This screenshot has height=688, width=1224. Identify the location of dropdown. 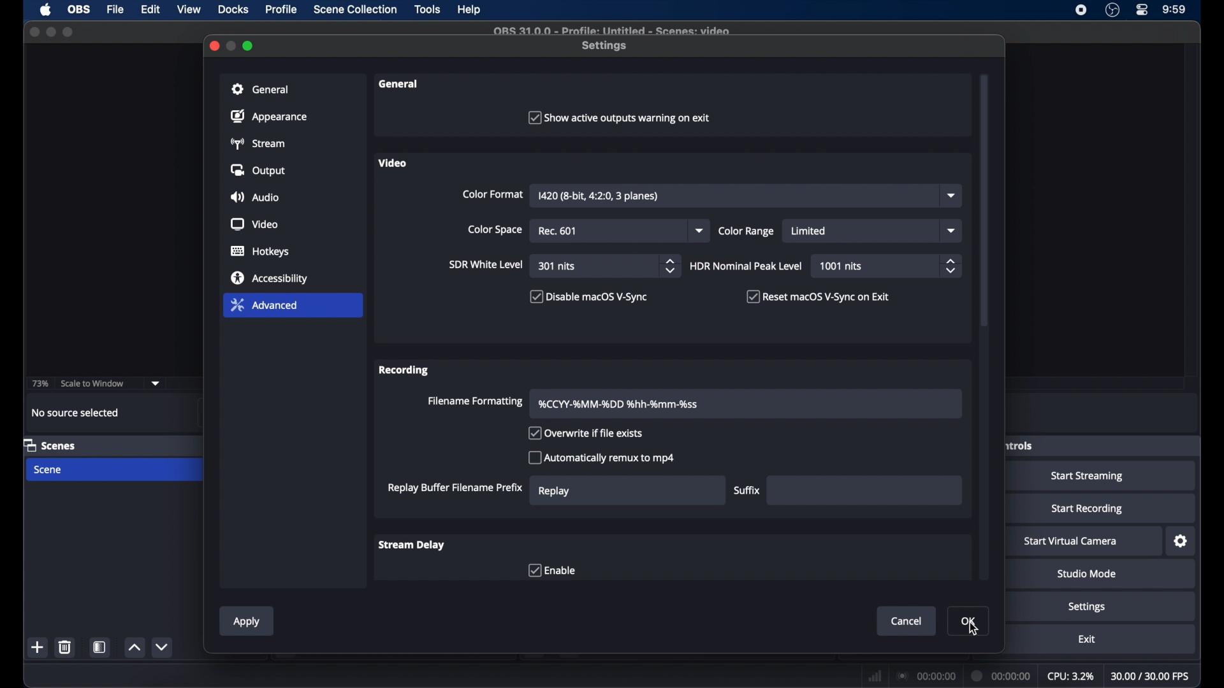
(700, 230).